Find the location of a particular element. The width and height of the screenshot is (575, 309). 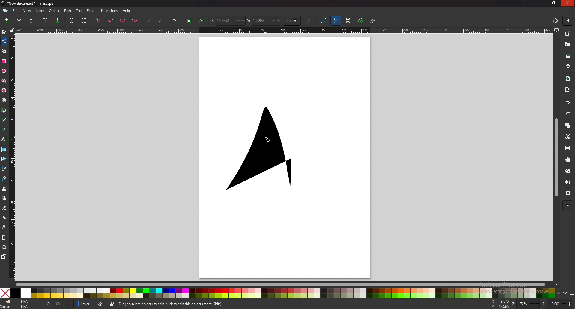

resize is located at coordinates (554, 3).